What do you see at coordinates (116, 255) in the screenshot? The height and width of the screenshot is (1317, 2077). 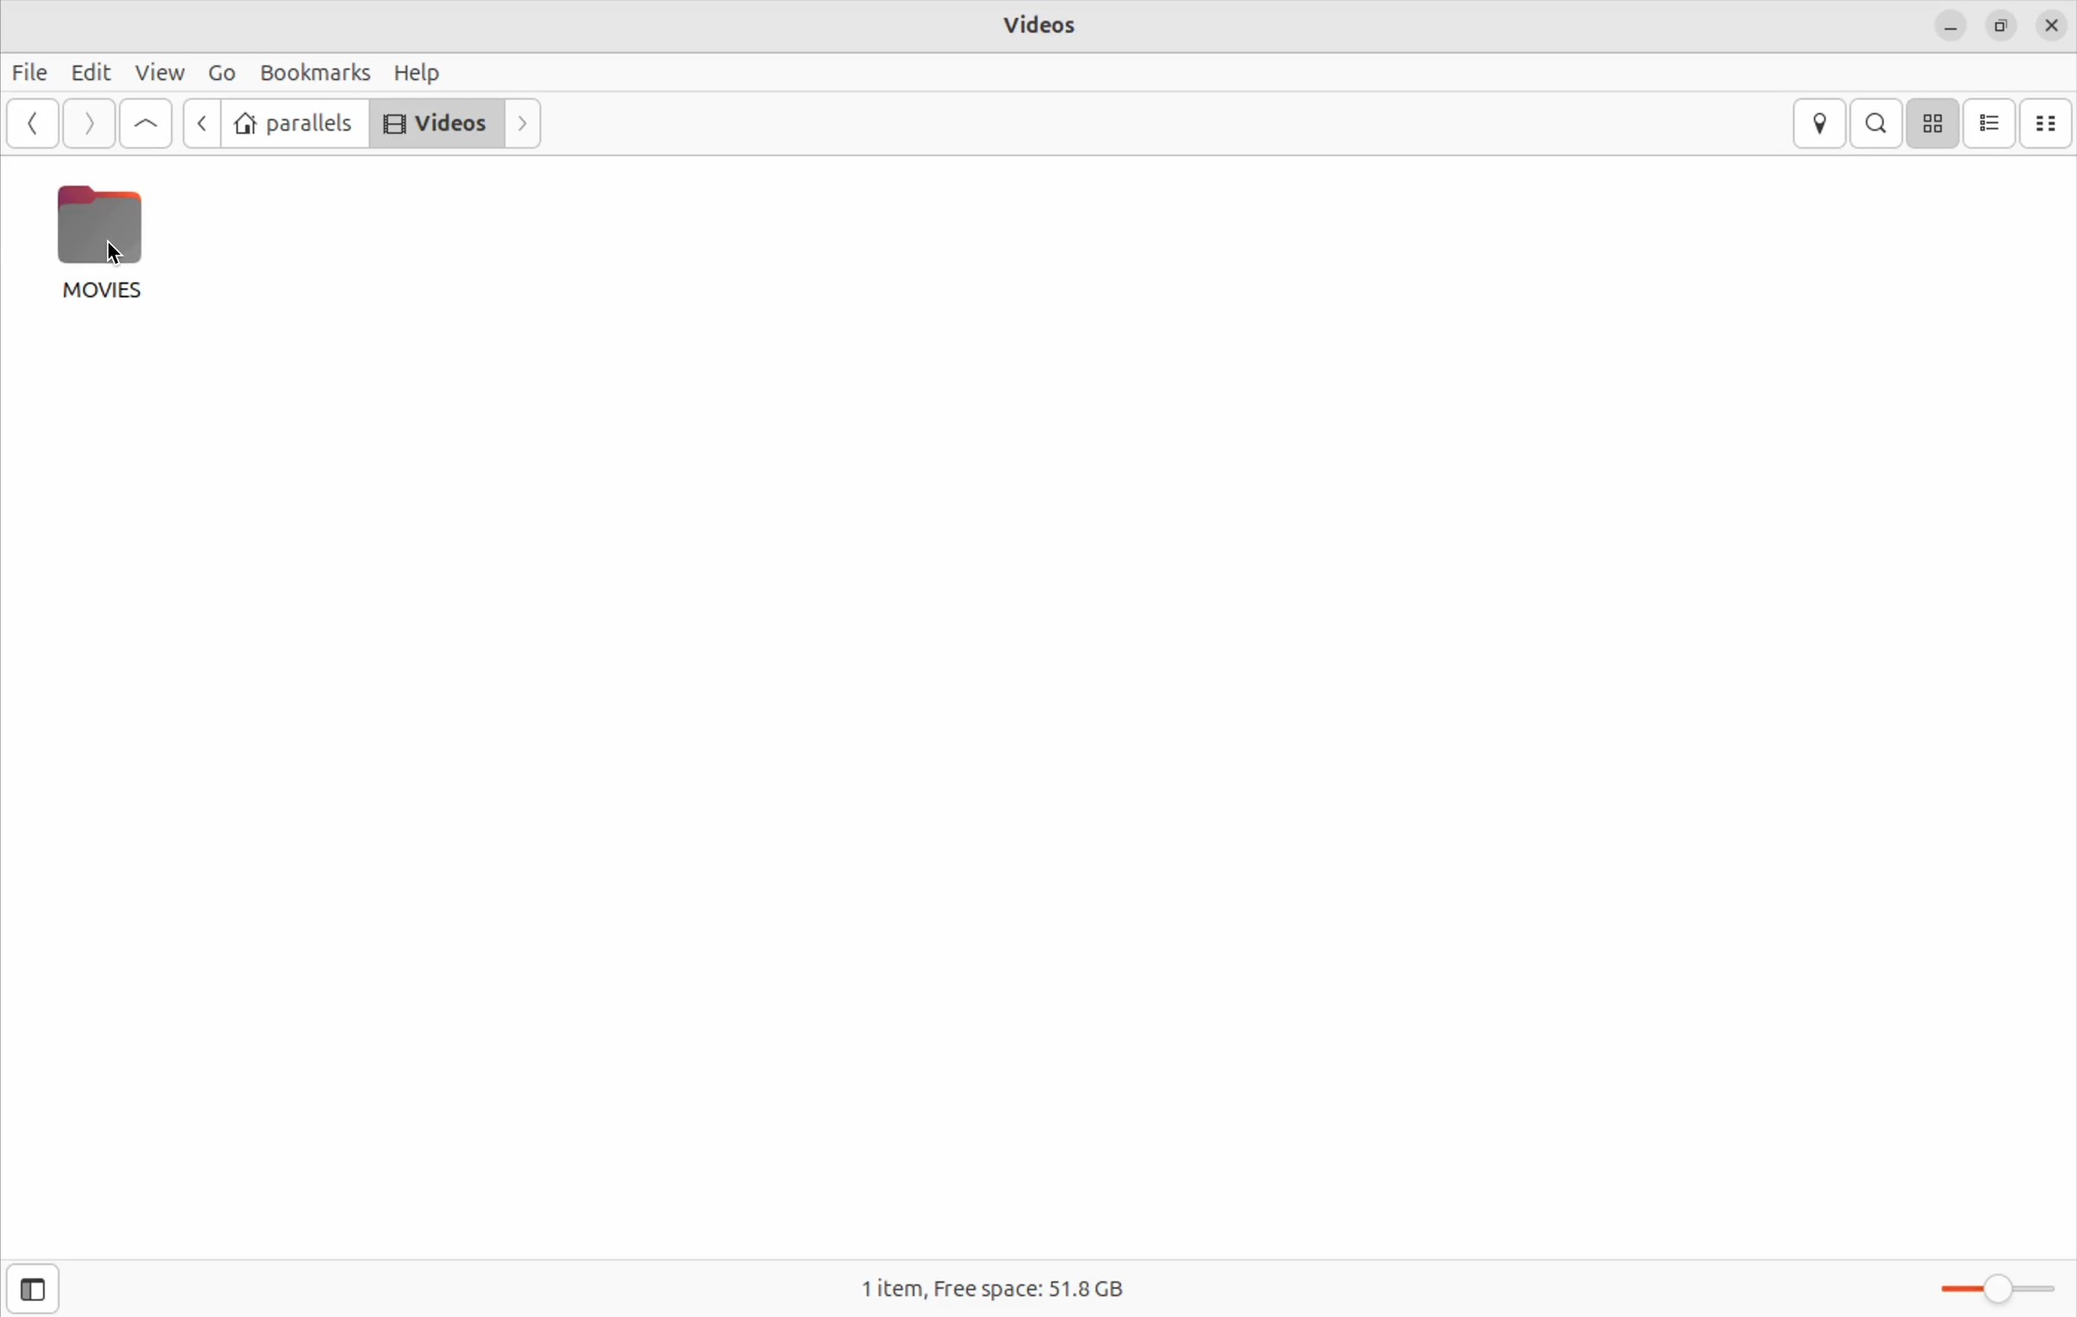 I see `cursor` at bounding box center [116, 255].